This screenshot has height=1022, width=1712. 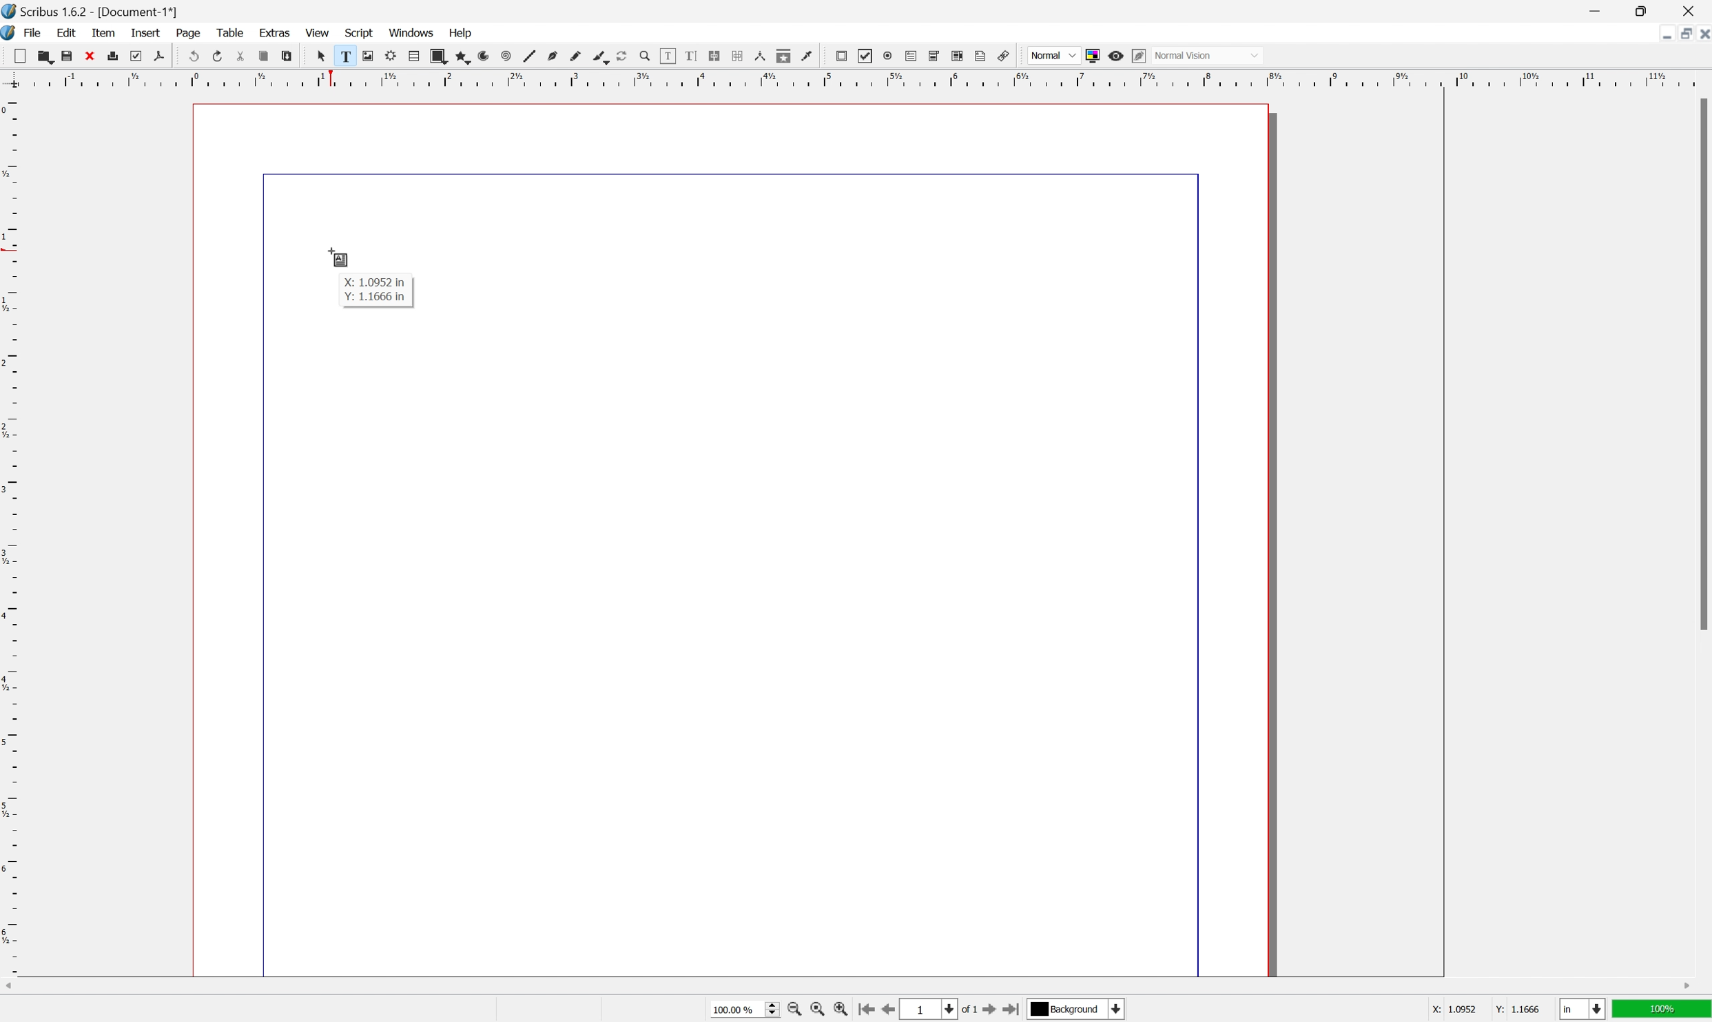 What do you see at coordinates (529, 57) in the screenshot?
I see `line` at bounding box center [529, 57].